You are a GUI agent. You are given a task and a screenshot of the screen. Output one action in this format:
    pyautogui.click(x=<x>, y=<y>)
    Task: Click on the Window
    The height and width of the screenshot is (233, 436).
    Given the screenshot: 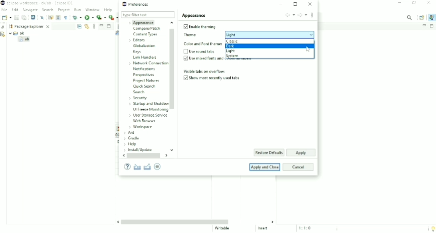 What is the action you would take?
    pyautogui.click(x=93, y=10)
    